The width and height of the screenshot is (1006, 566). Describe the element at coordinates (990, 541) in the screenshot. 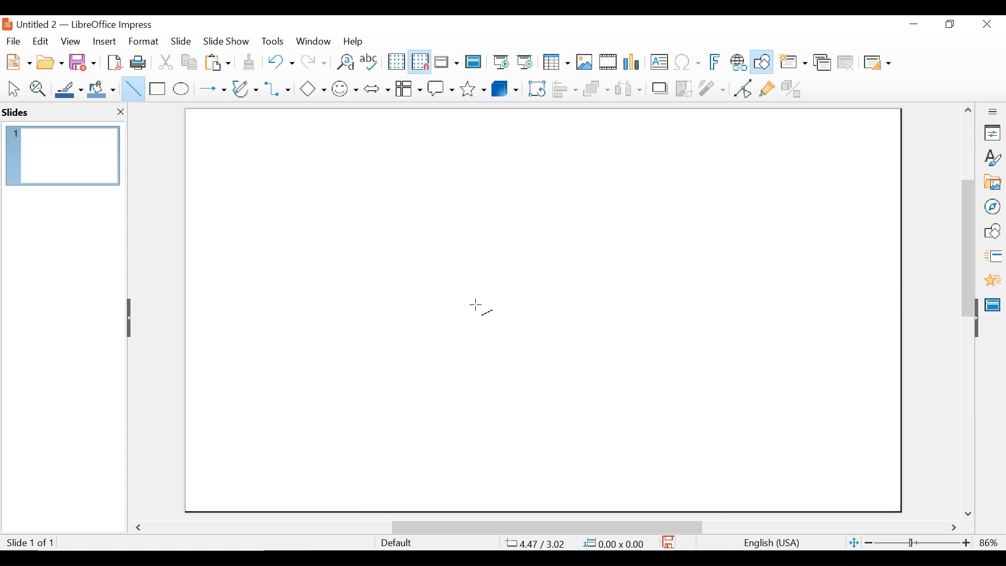

I see `Zoom factor` at that location.